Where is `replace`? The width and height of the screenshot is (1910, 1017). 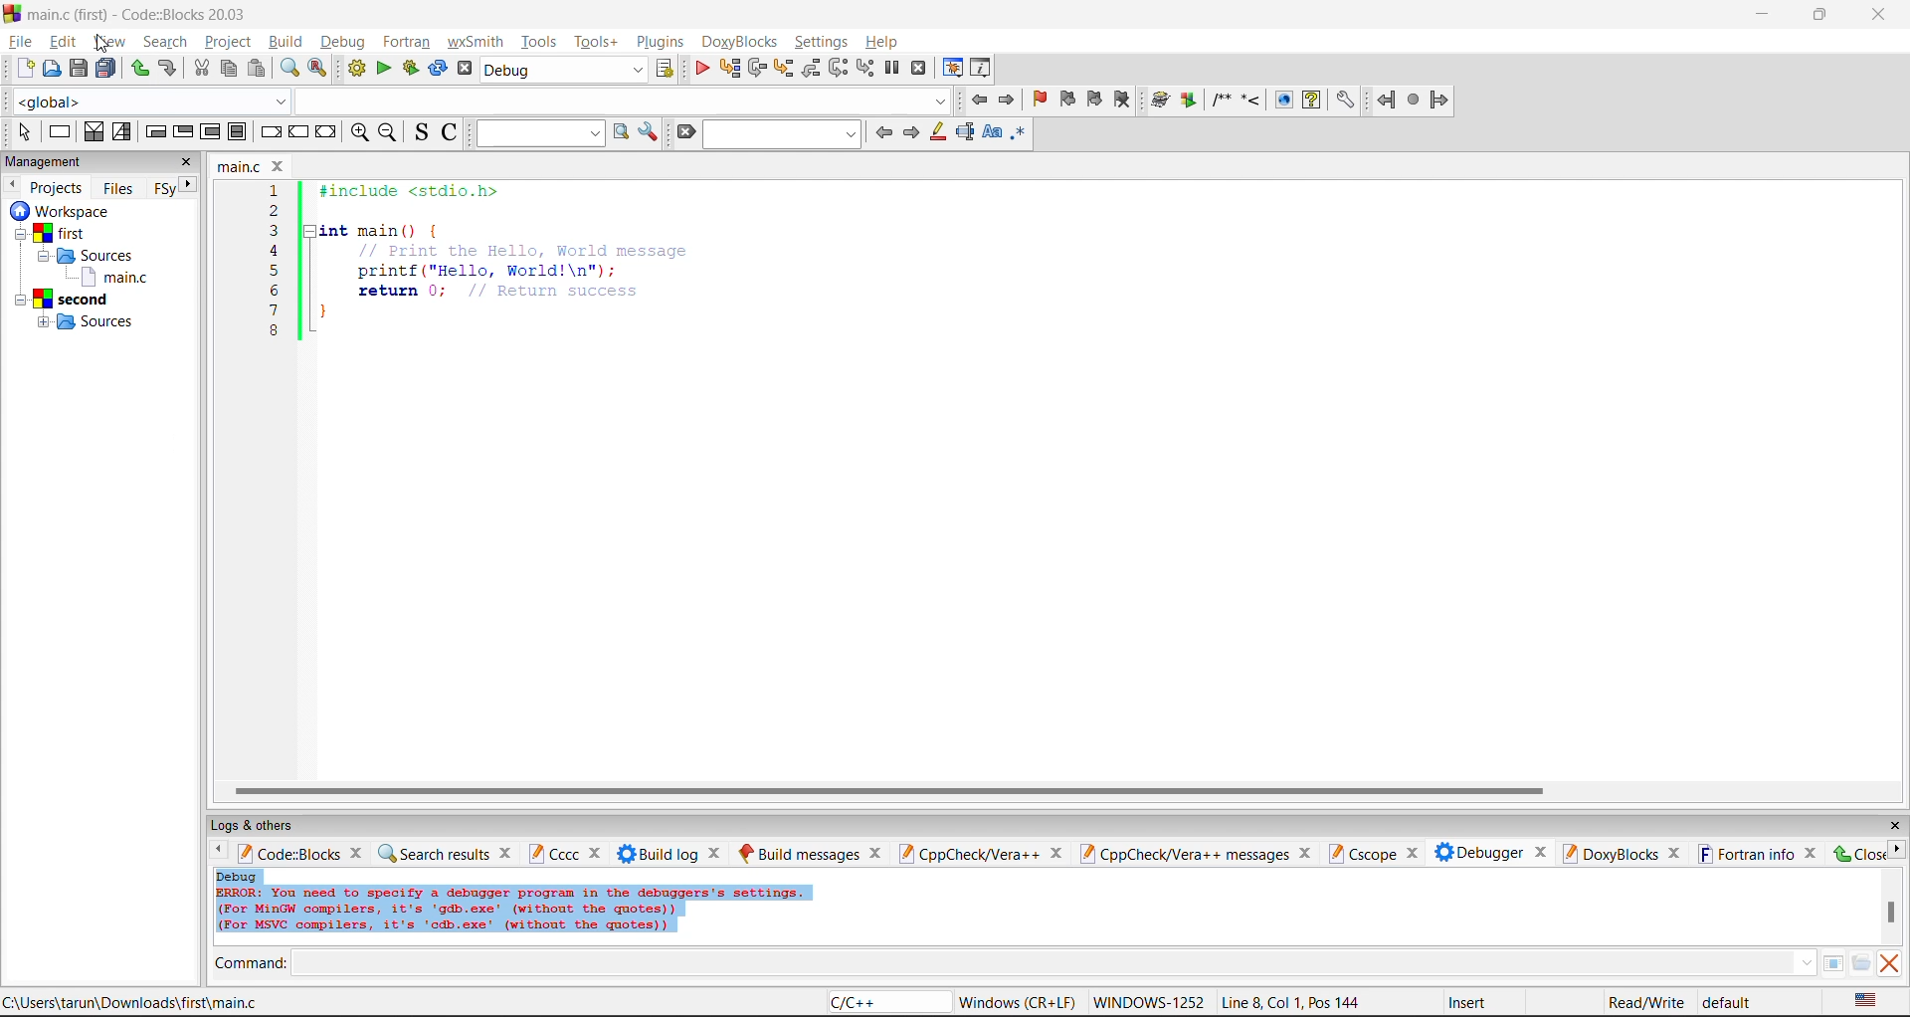 replace is located at coordinates (315, 69).